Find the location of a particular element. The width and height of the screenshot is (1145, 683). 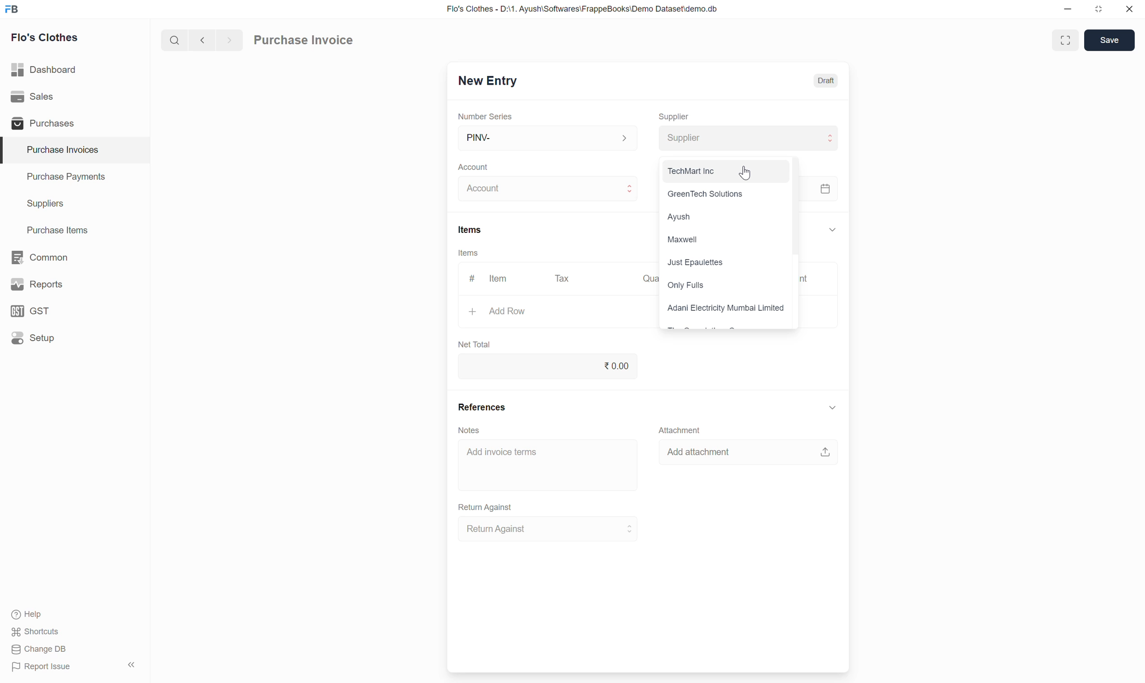

Close is located at coordinates (1129, 9).